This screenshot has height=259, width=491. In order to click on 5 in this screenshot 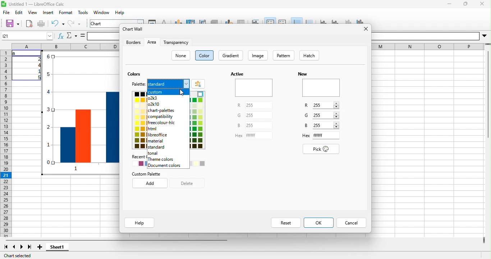, I will do `click(38, 77)`.